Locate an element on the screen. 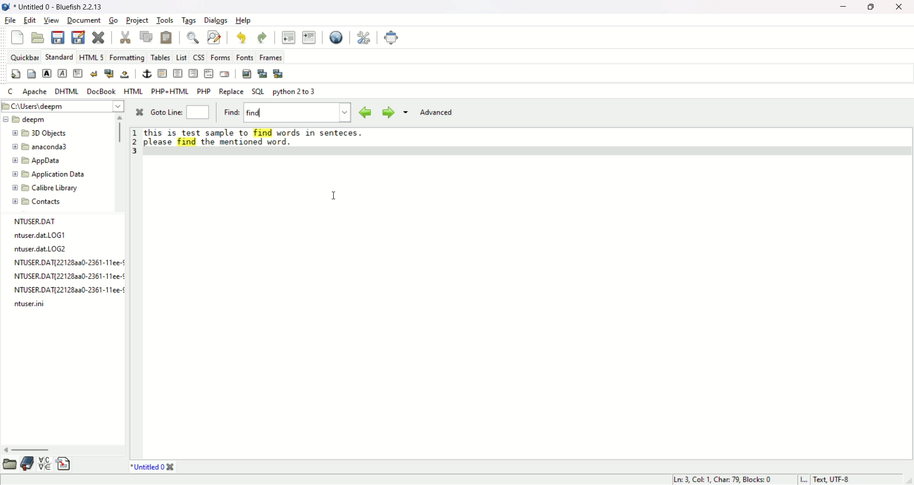 This screenshot has width=914, height=485. anchor/hyperlink is located at coordinates (147, 73).